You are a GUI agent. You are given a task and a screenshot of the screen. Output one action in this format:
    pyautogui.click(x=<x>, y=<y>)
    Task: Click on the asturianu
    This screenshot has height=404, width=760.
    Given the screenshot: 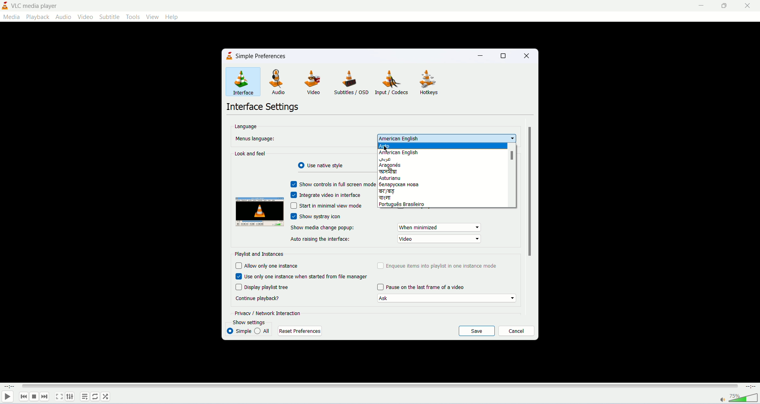 What is the action you would take?
    pyautogui.click(x=443, y=177)
    